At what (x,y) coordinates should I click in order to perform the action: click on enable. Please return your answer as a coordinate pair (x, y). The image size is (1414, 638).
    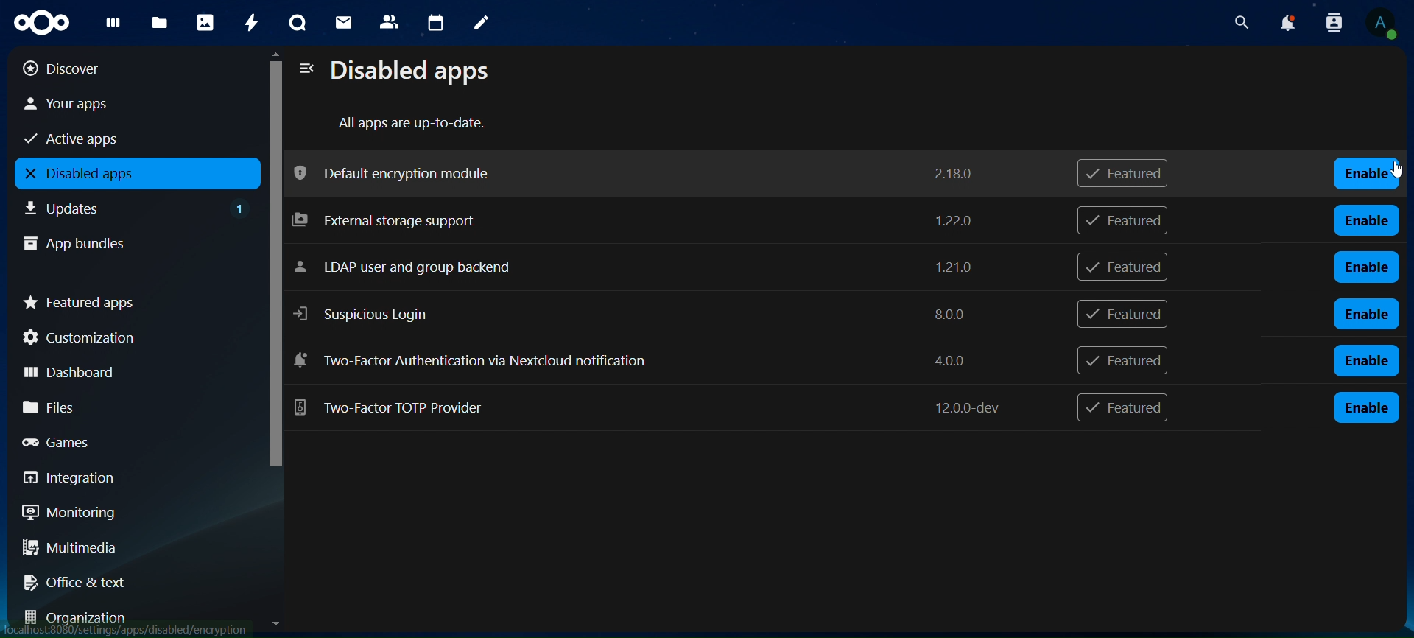
    Looking at the image, I should click on (1366, 266).